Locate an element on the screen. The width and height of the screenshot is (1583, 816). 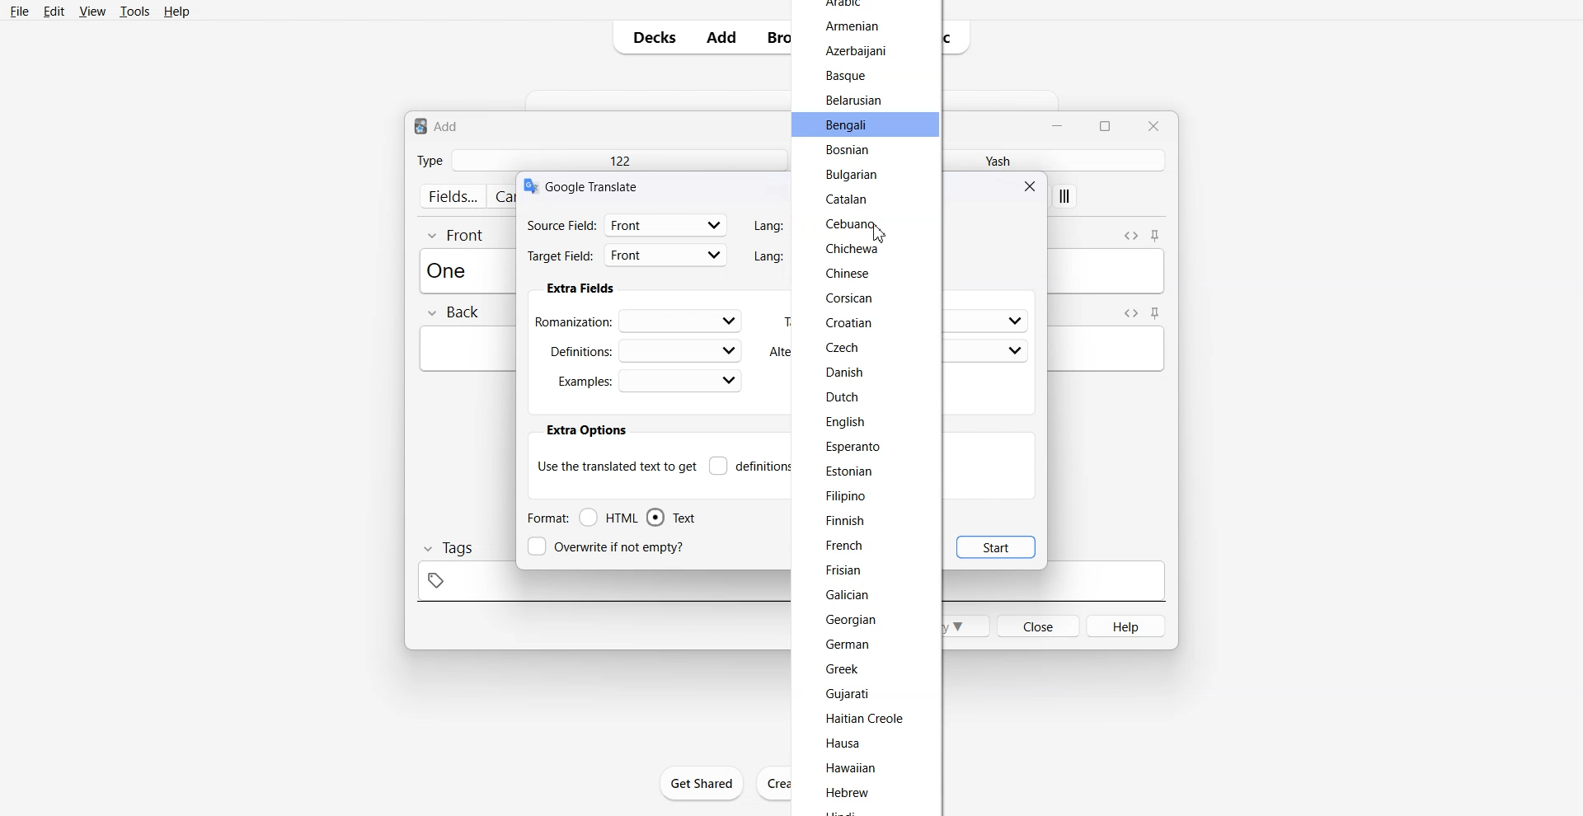
Belarusian is located at coordinates (853, 100).